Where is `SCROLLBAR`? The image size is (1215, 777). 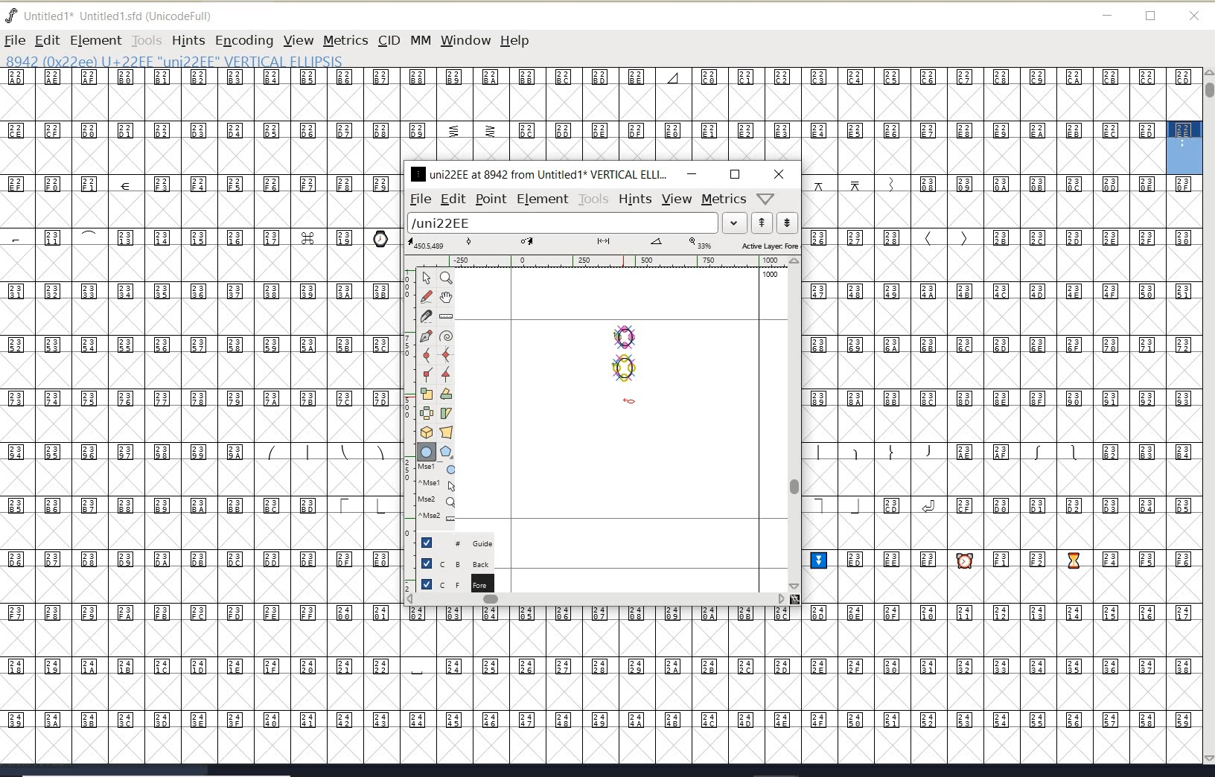
SCROLLBAR is located at coordinates (1208, 418).